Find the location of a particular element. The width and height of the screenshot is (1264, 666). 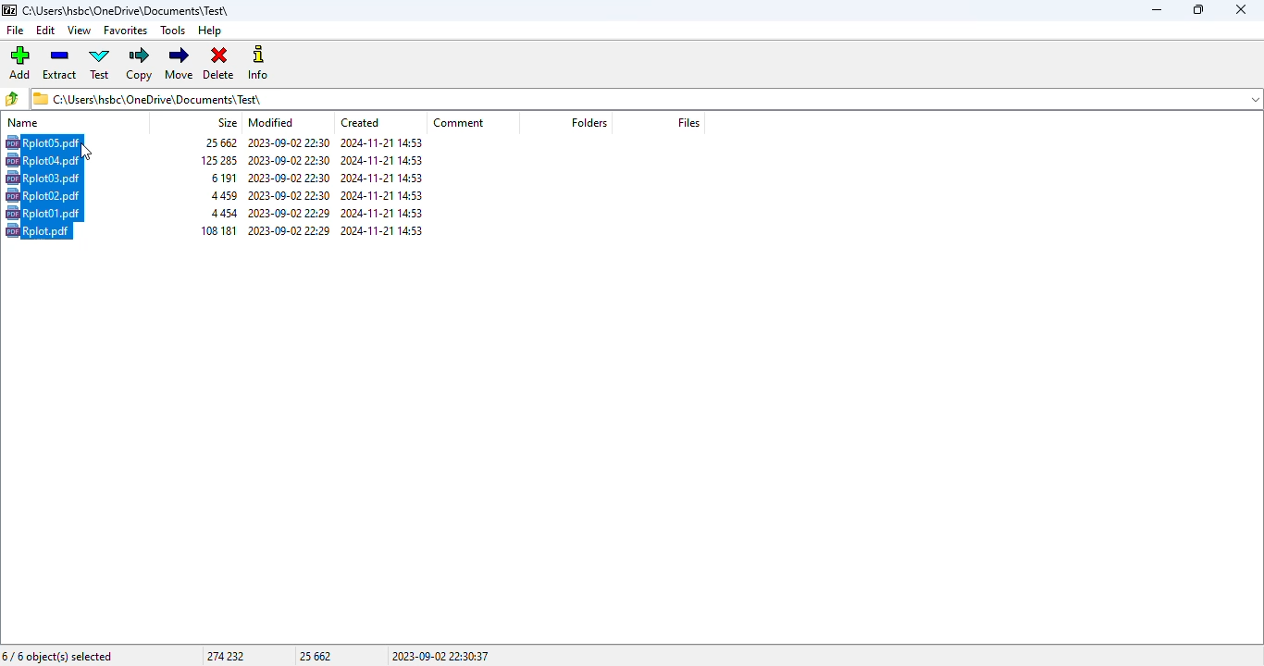

Hotkey (CTRL+A) on selected file is located at coordinates (44, 142).